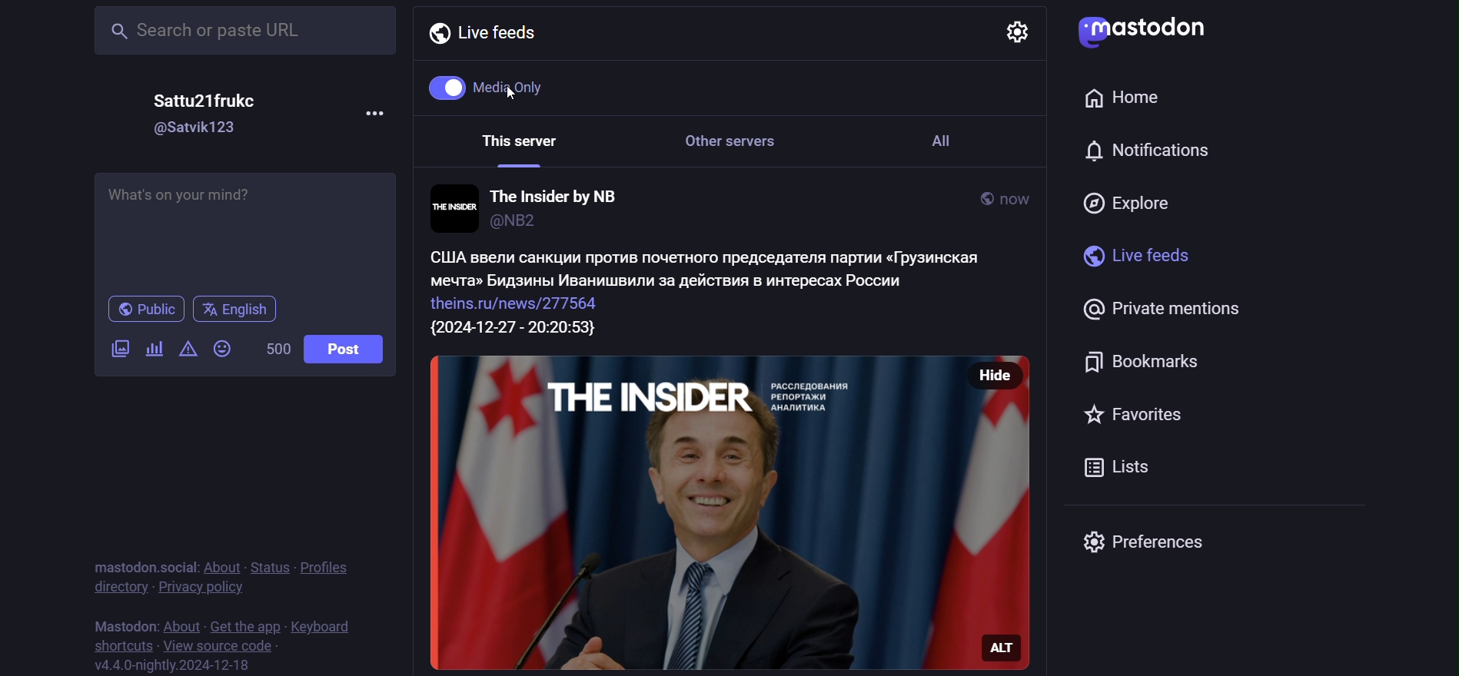  I want to click on now, so click(1018, 194).